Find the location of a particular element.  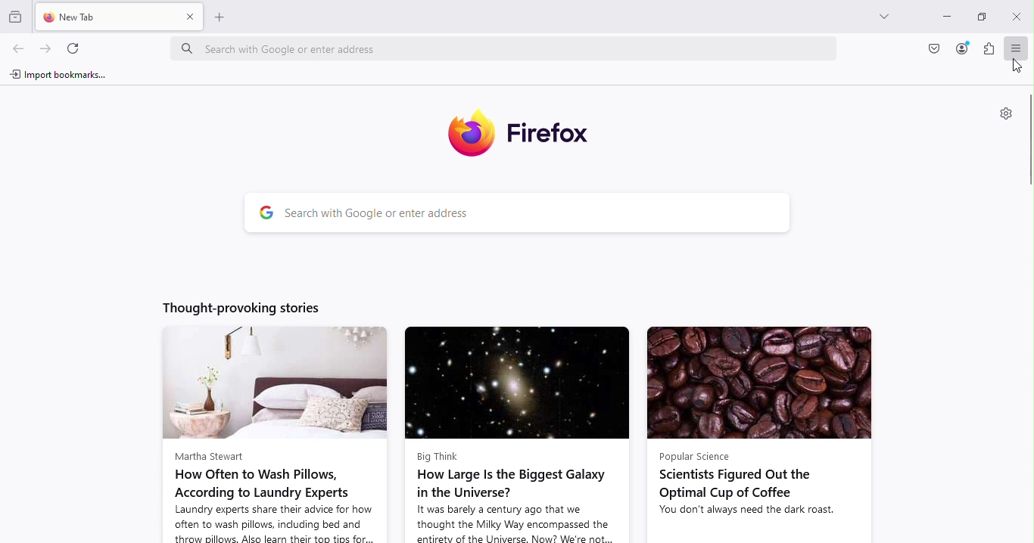

View recent browsing across windows and devices is located at coordinates (17, 17).